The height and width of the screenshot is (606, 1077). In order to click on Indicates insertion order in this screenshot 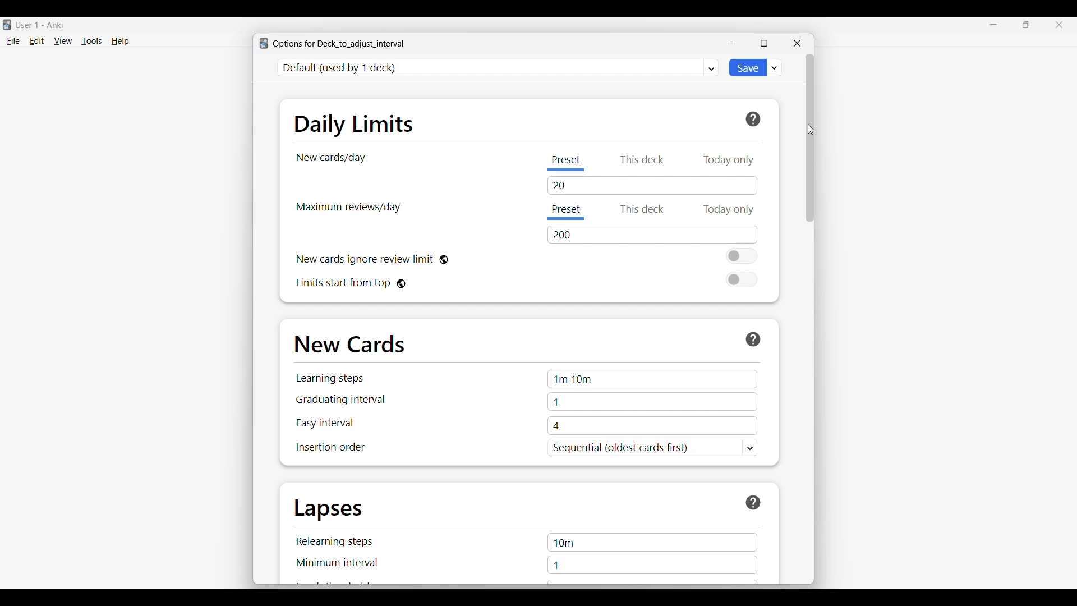, I will do `click(330, 447)`.